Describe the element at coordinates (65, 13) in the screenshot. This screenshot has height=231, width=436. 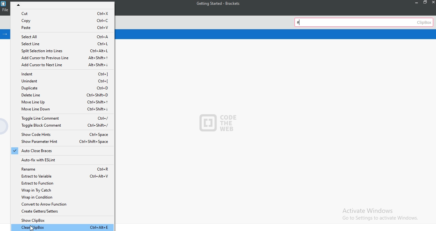
I see `Cut` at that location.